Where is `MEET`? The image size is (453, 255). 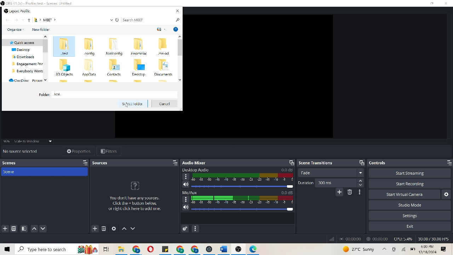
MEET is located at coordinates (50, 20).